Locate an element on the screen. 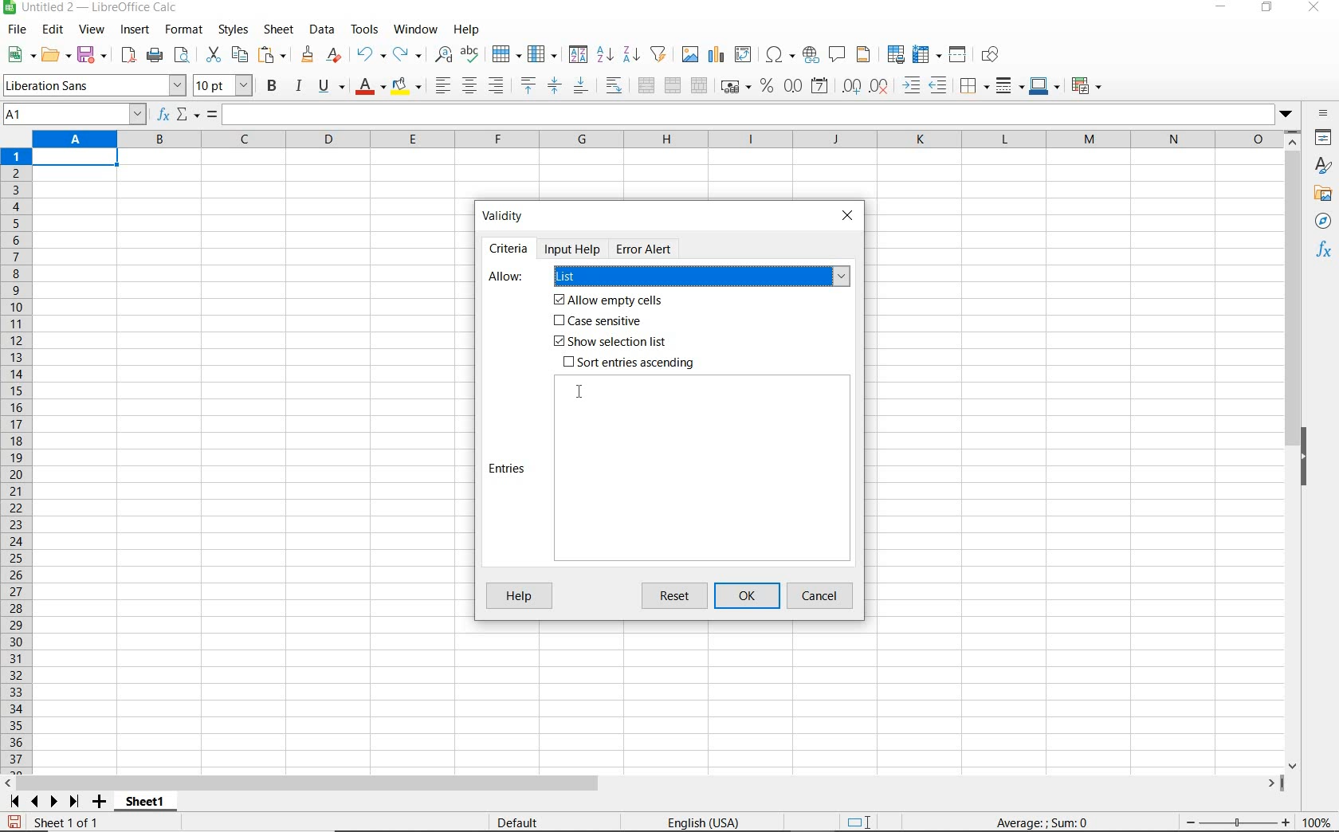  autofilter is located at coordinates (658, 54).